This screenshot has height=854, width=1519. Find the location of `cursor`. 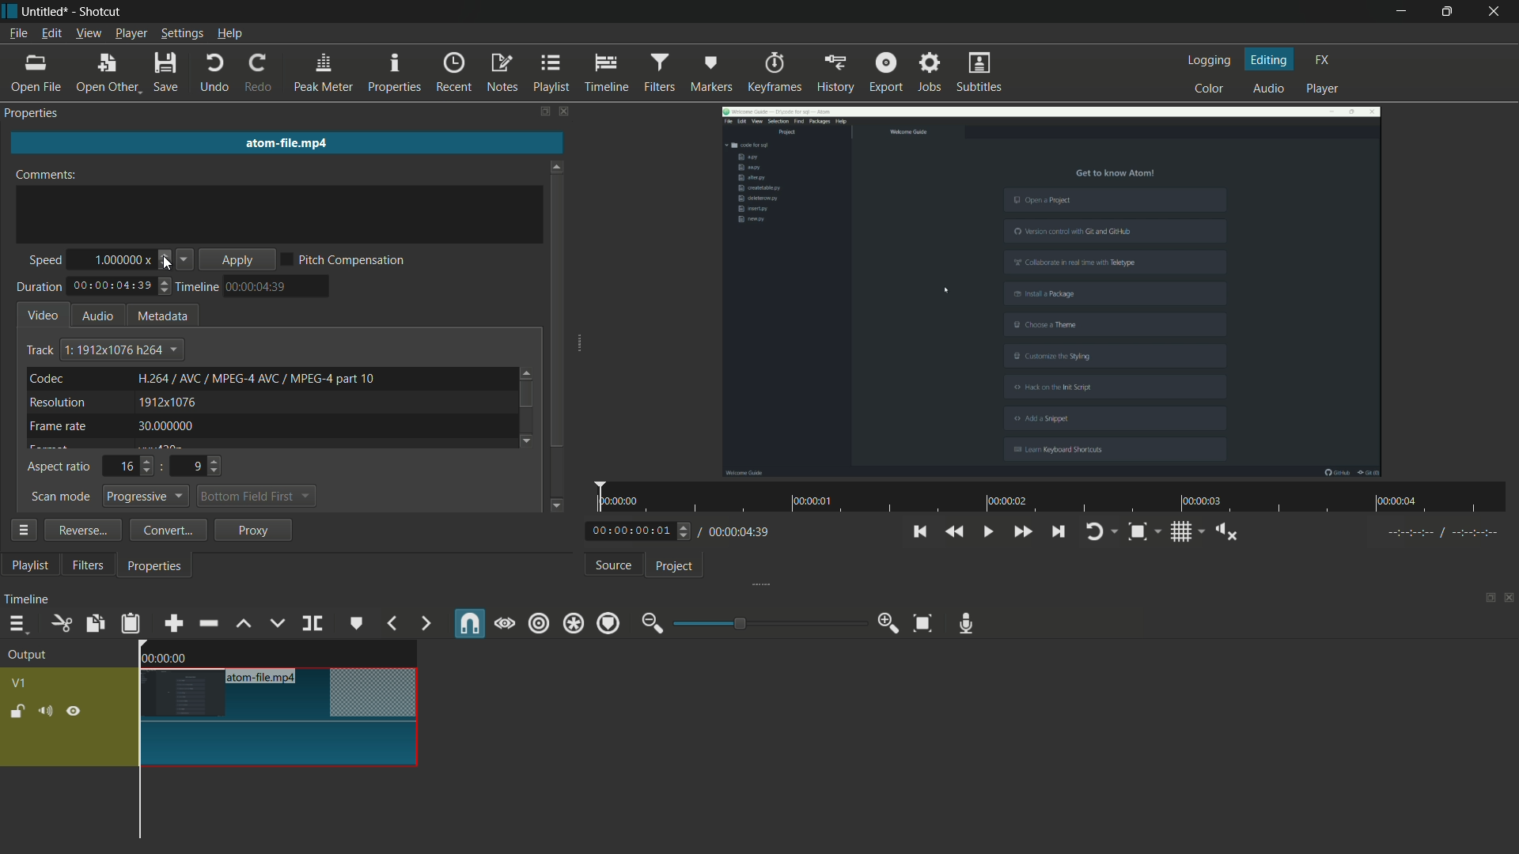

cursor is located at coordinates (180, 270).